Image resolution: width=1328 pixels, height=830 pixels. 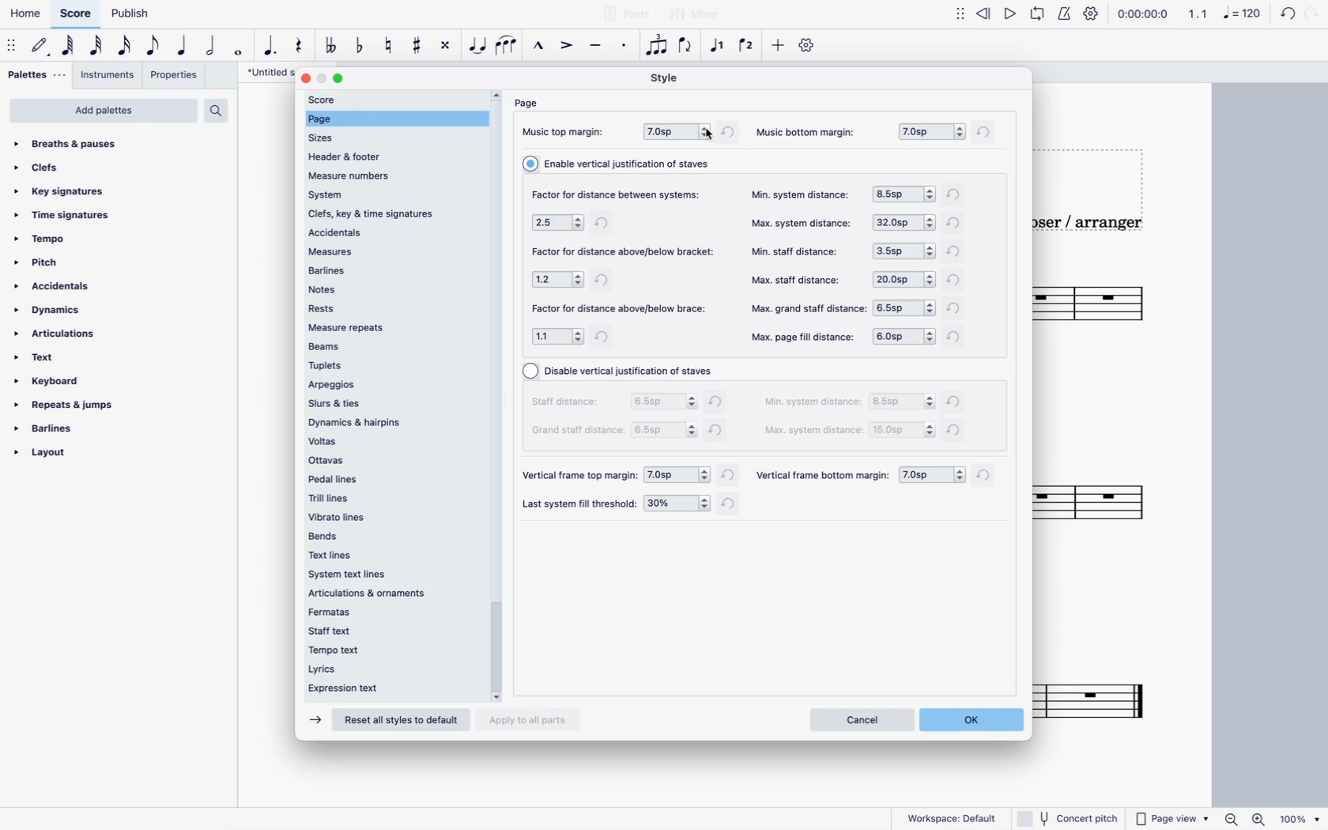 What do you see at coordinates (665, 402) in the screenshot?
I see `options` at bounding box center [665, 402].